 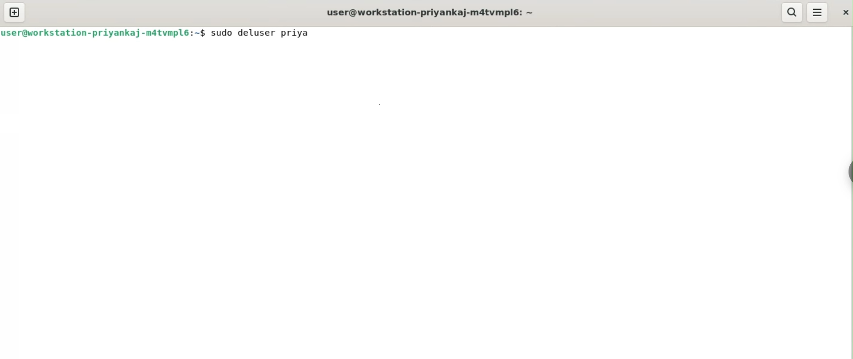 What do you see at coordinates (792, 12) in the screenshot?
I see `search` at bounding box center [792, 12].